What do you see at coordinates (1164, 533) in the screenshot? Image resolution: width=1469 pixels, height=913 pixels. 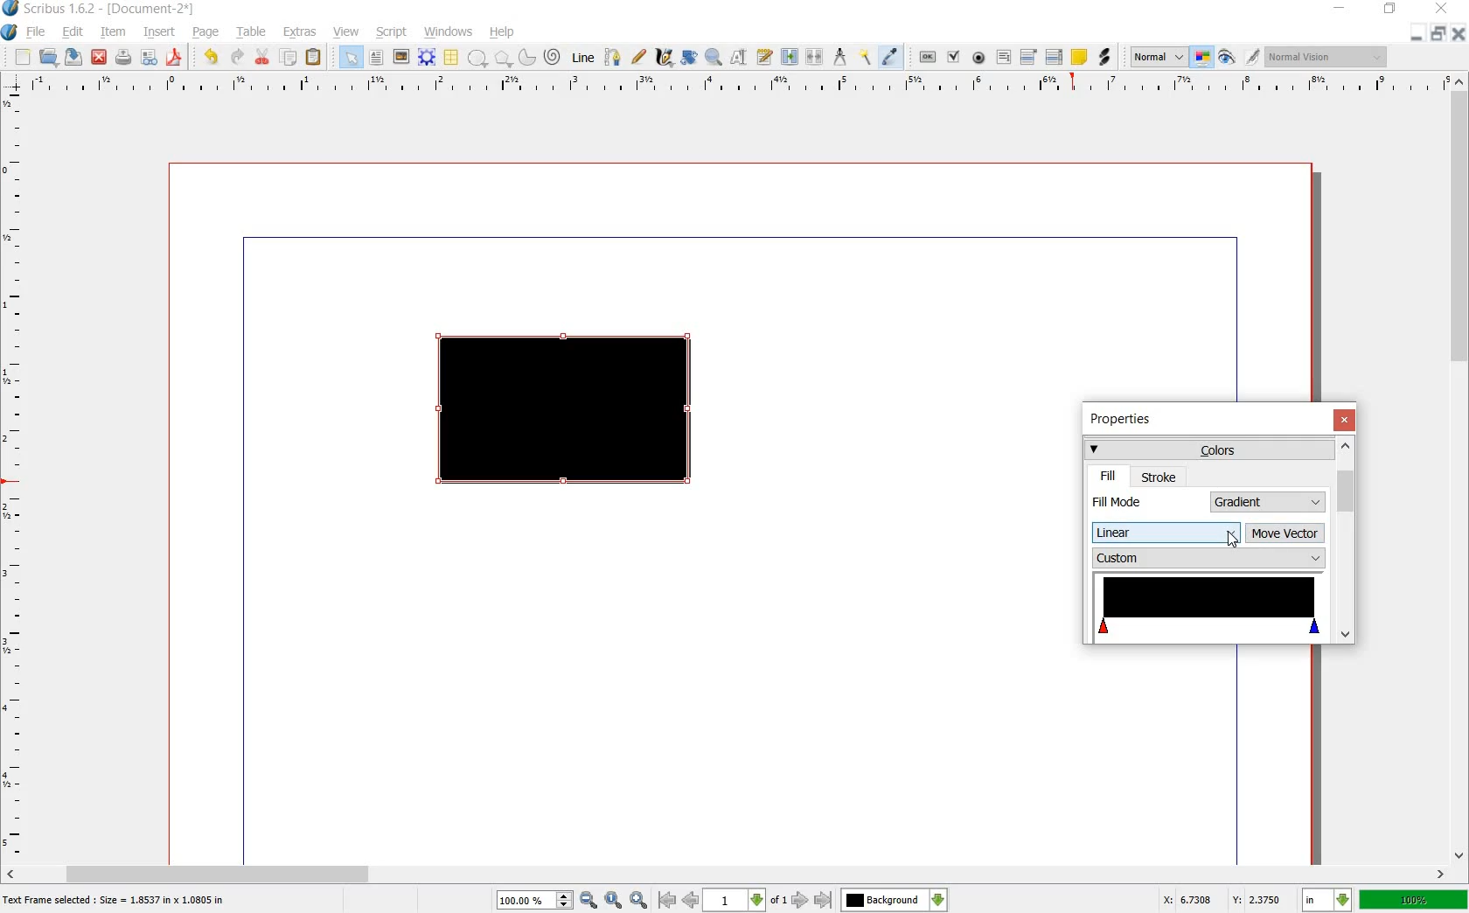 I see `linear` at bounding box center [1164, 533].